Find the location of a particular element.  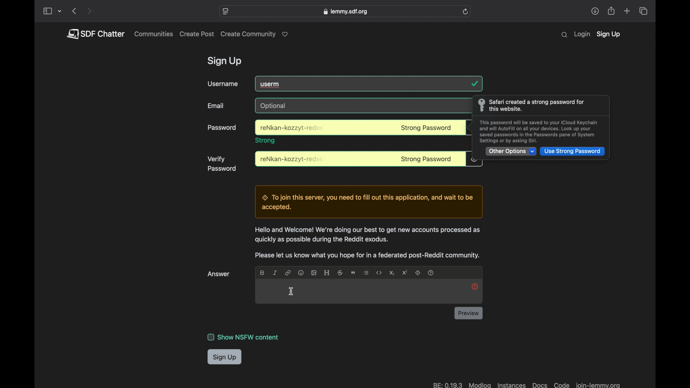

previous page is located at coordinates (74, 11).